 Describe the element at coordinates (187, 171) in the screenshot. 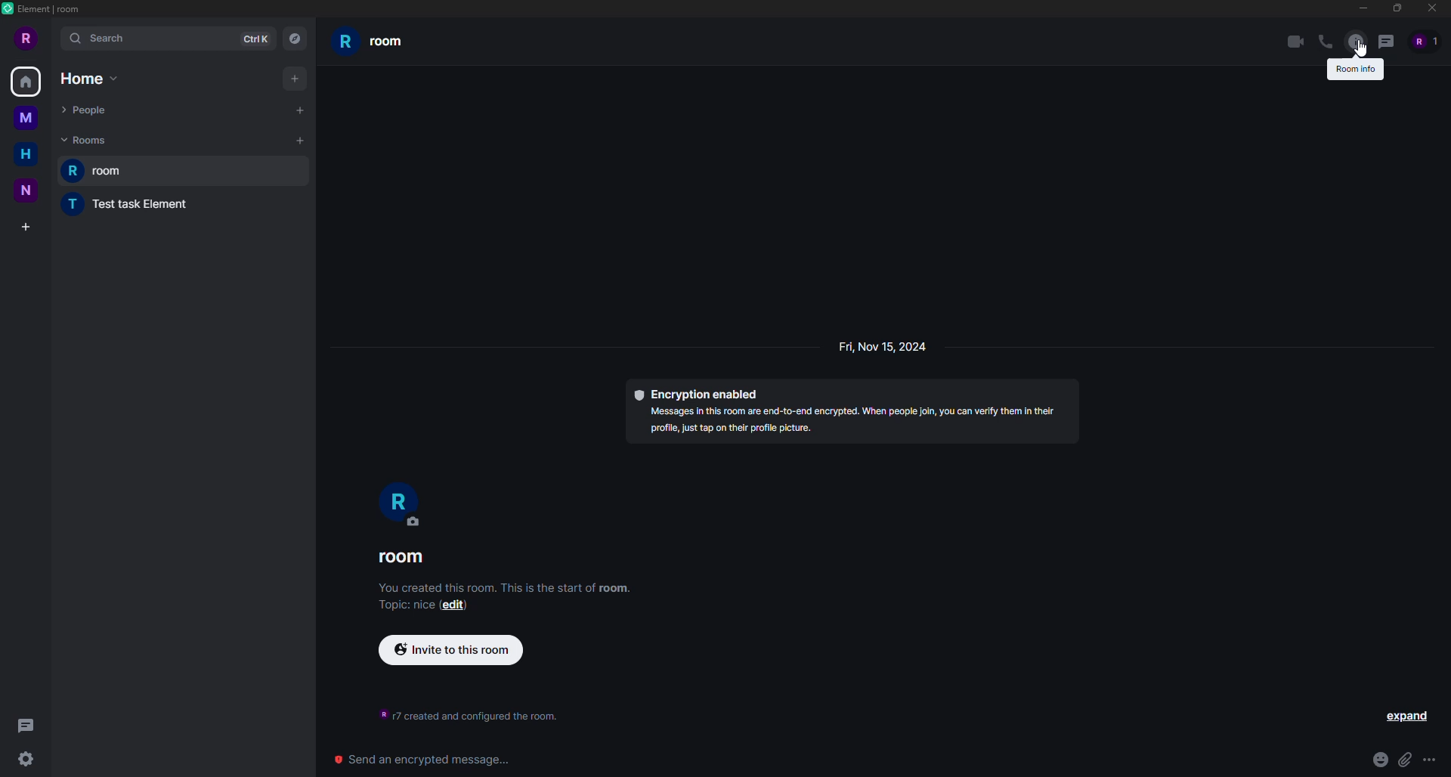

I see `room R` at that location.